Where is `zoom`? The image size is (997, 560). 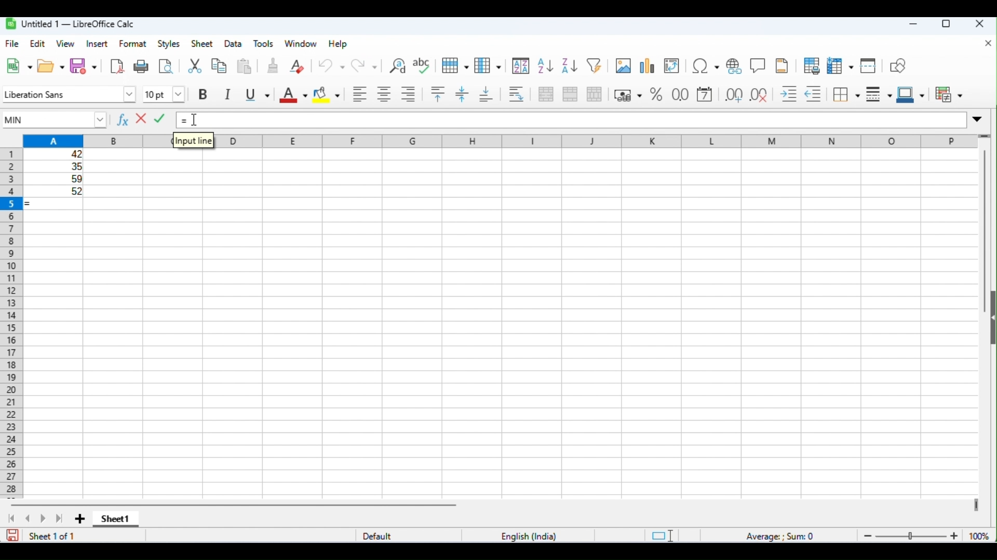 zoom is located at coordinates (926, 535).